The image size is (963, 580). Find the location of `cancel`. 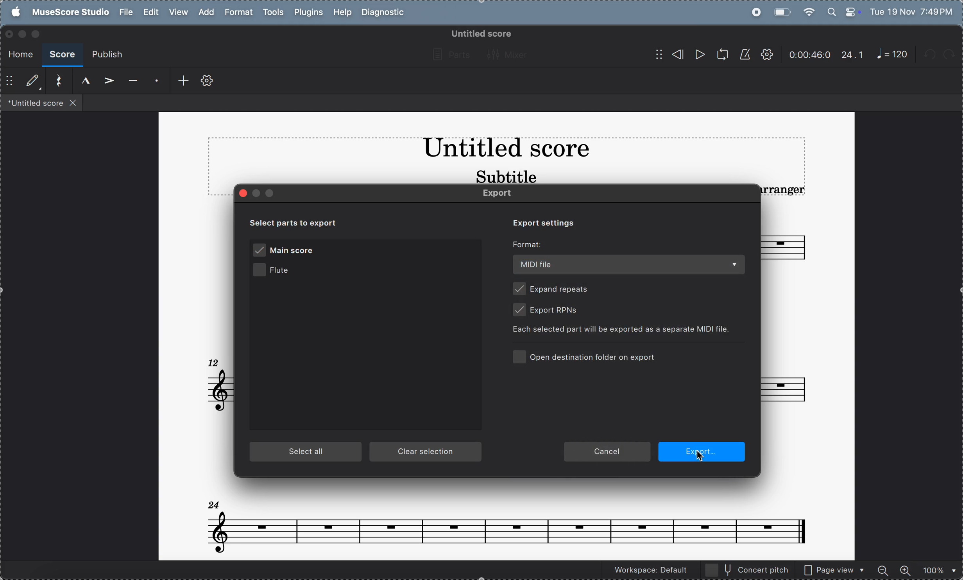

cancel is located at coordinates (607, 452).